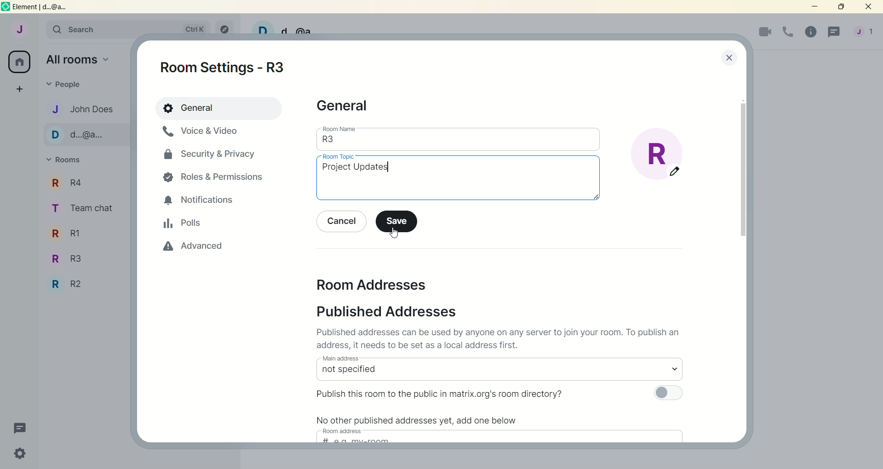 The height and width of the screenshot is (469, 883). I want to click on R2, so click(84, 282).